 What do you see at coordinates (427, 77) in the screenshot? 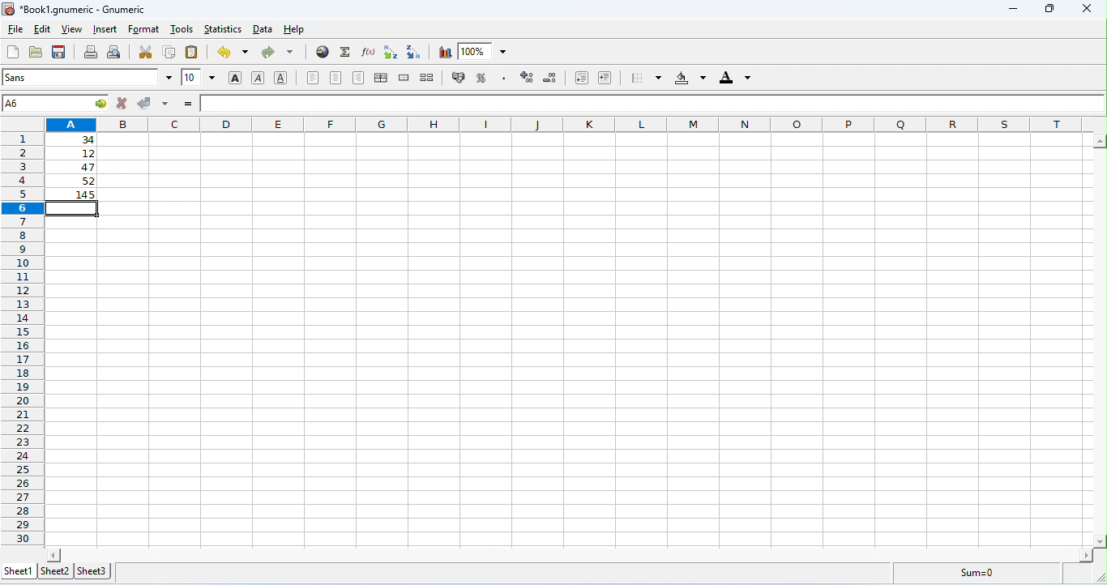
I see `split cells` at bounding box center [427, 77].